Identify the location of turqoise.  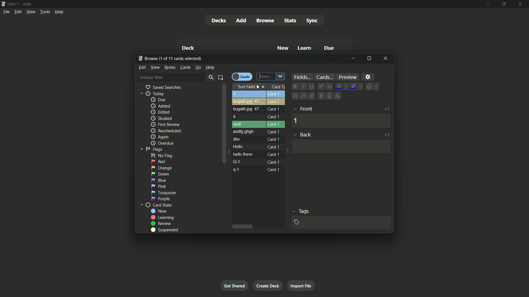
(163, 193).